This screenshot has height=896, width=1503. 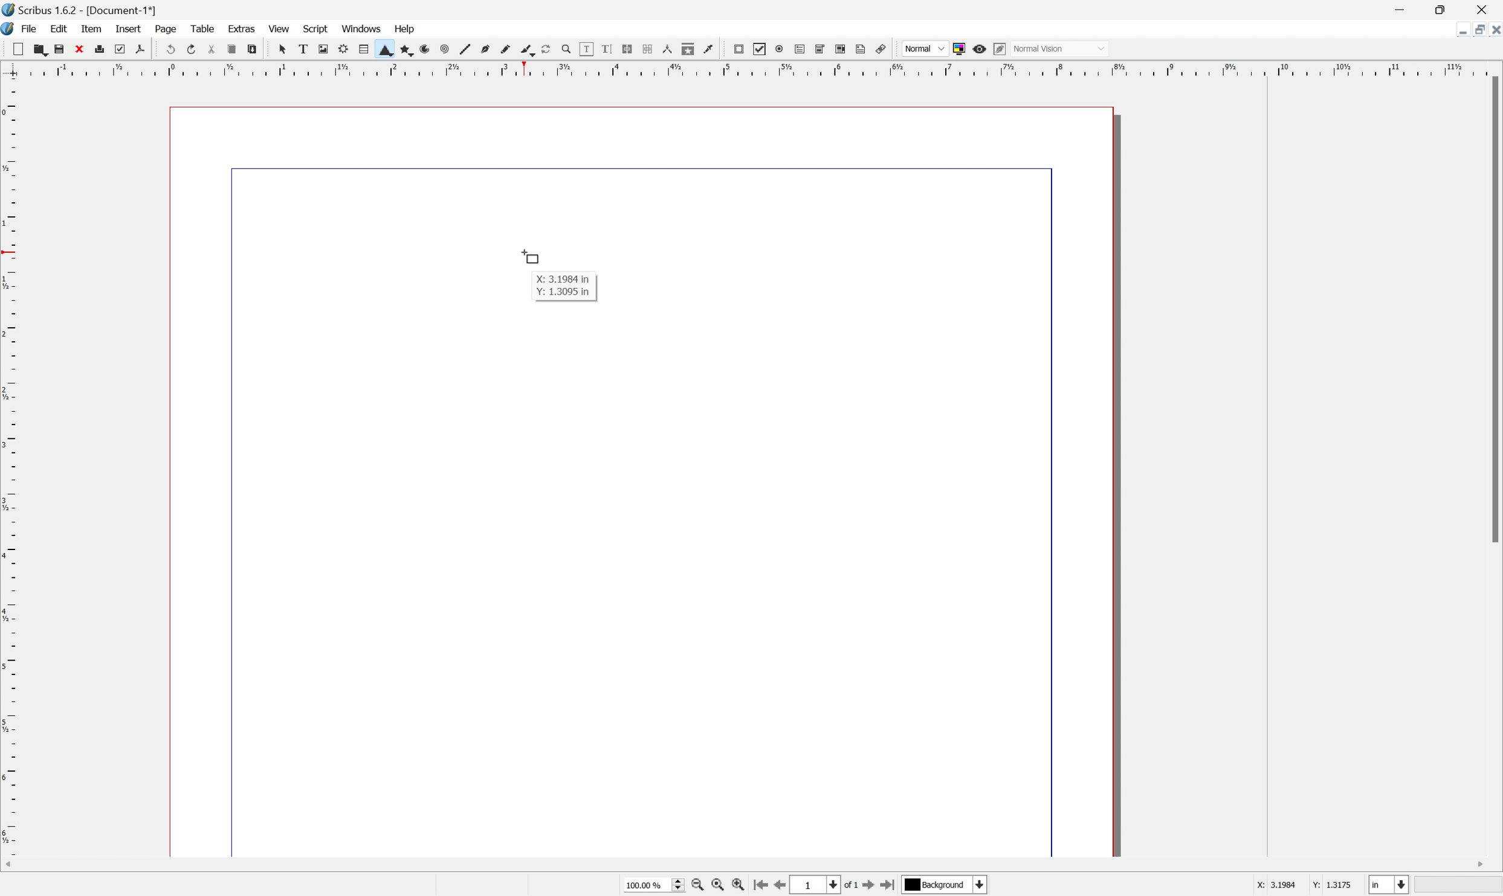 I want to click on PDF list box, so click(x=841, y=50).